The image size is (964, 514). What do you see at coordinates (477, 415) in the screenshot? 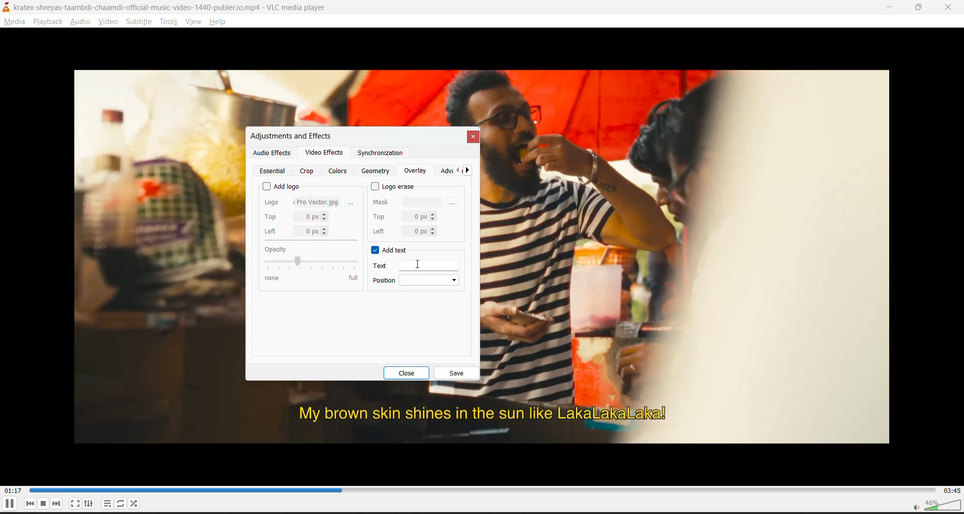
I see `My brown skin shines in the sun like LakaLakaLaka!` at bounding box center [477, 415].